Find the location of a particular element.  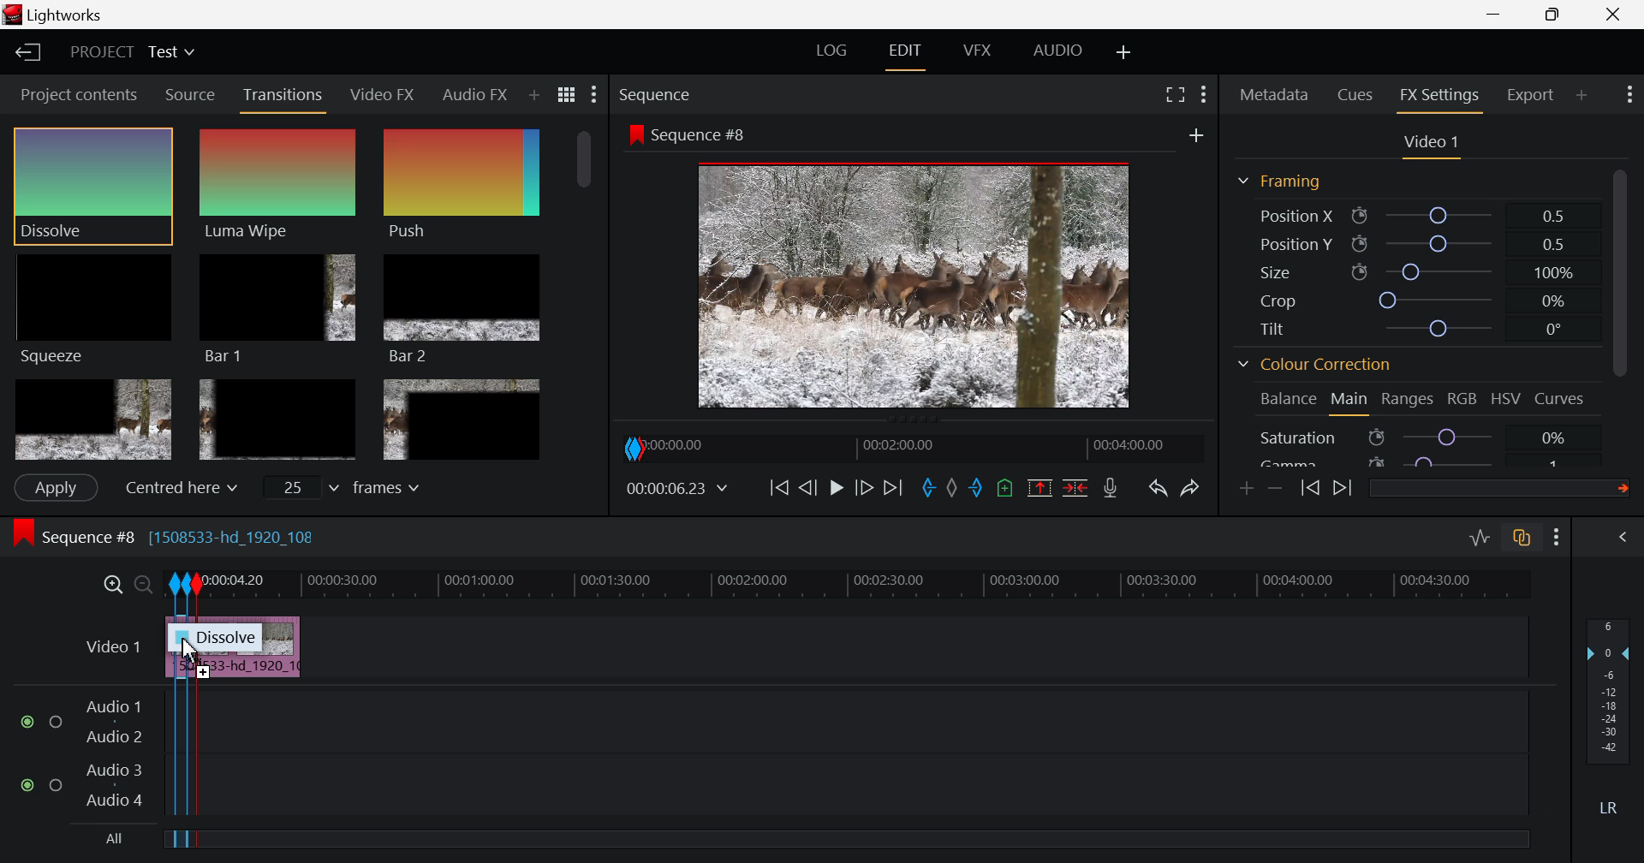

Export is located at coordinates (1532, 95).